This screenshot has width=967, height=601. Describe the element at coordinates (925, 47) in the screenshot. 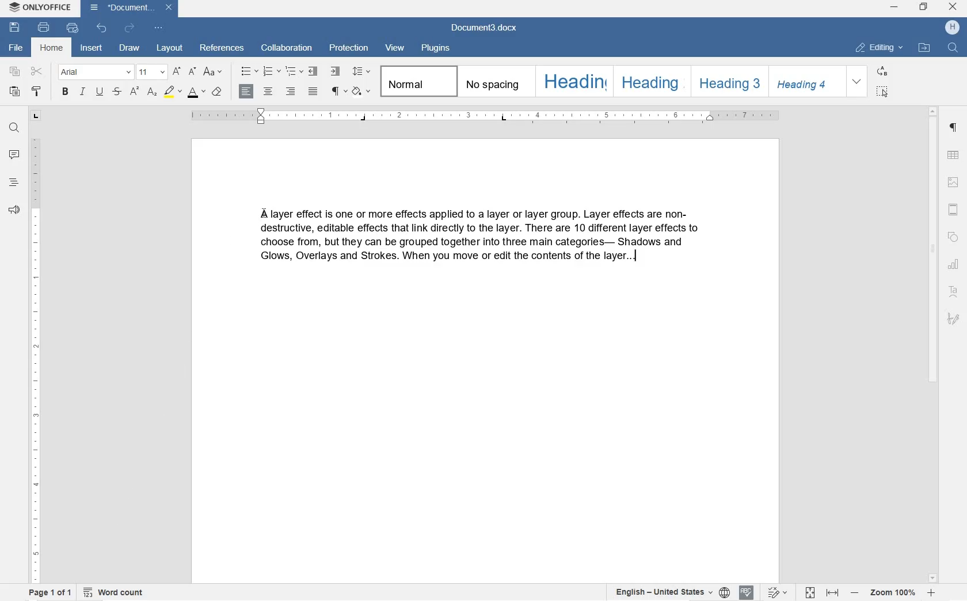

I see `OPEN FILE LOCATION` at that location.